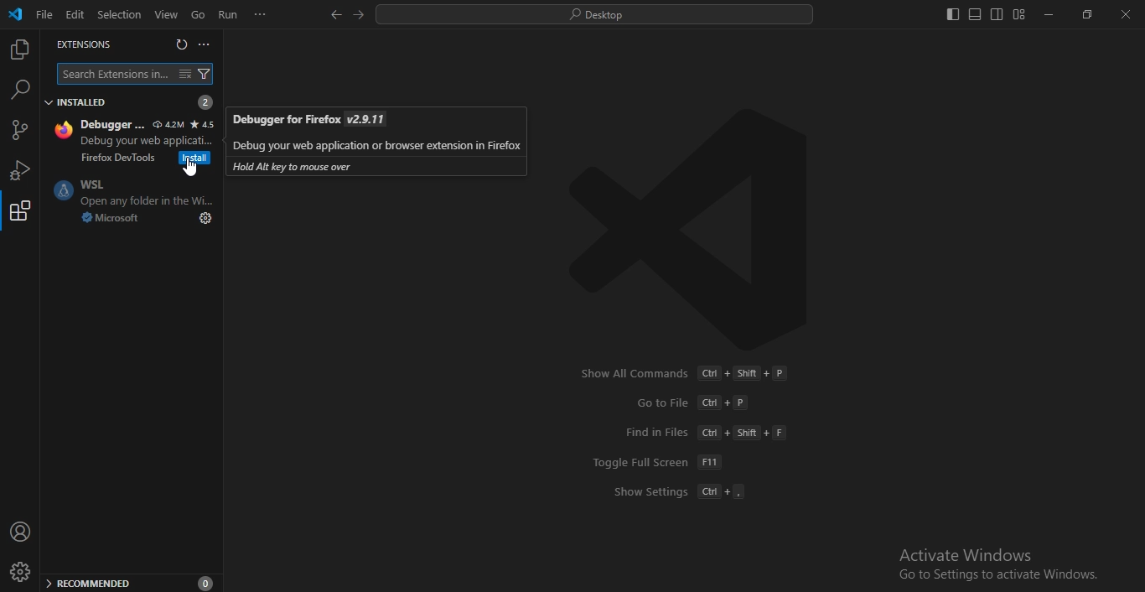 This screenshot has width=1145, height=592. What do you see at coordinates (360, 16) in the screenshot?
I see `go forward` at bounding box center [360, 16].